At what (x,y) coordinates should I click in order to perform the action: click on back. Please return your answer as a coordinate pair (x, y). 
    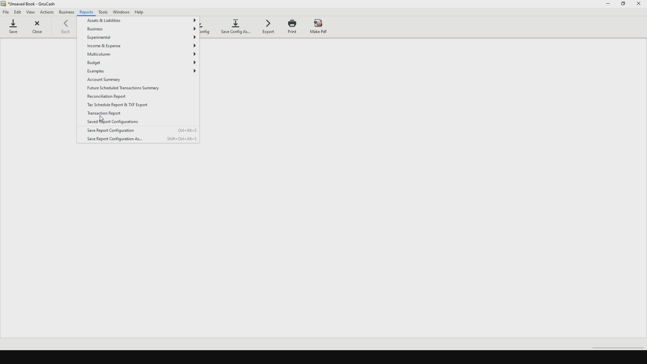
    Looking at the image, I should click on (69, 29).